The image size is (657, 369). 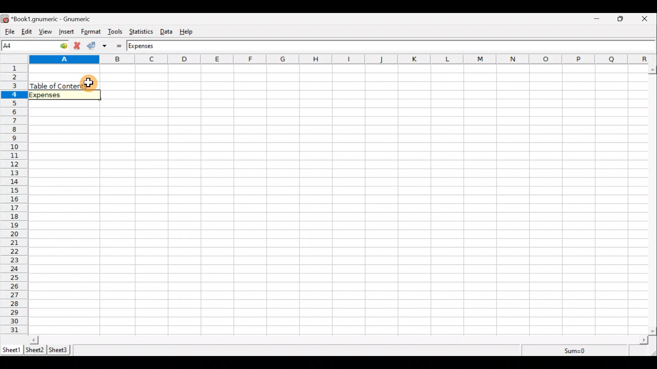 What do you see at coordinates (622, 19) in the screenshot?
I see `Maximize/Minimize` at bounding box center [622, 19].